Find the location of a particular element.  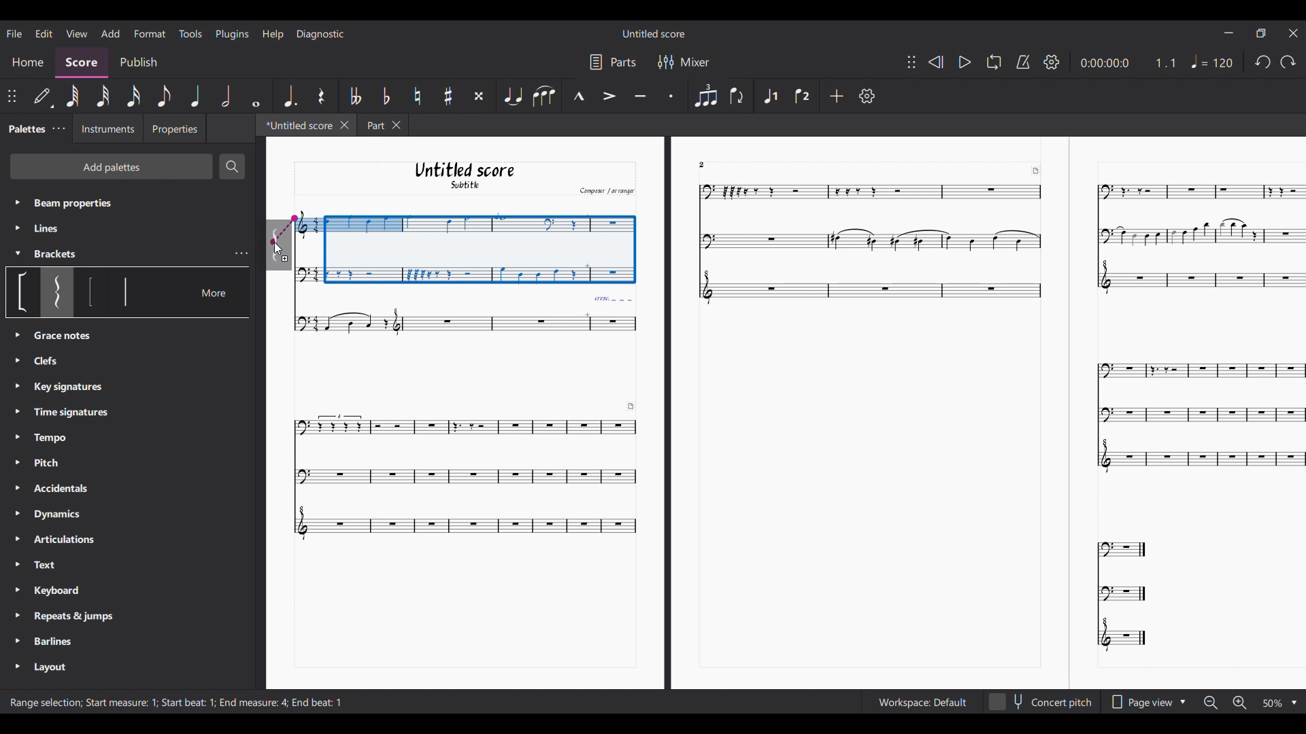

 is located at coordinates (16, 487).